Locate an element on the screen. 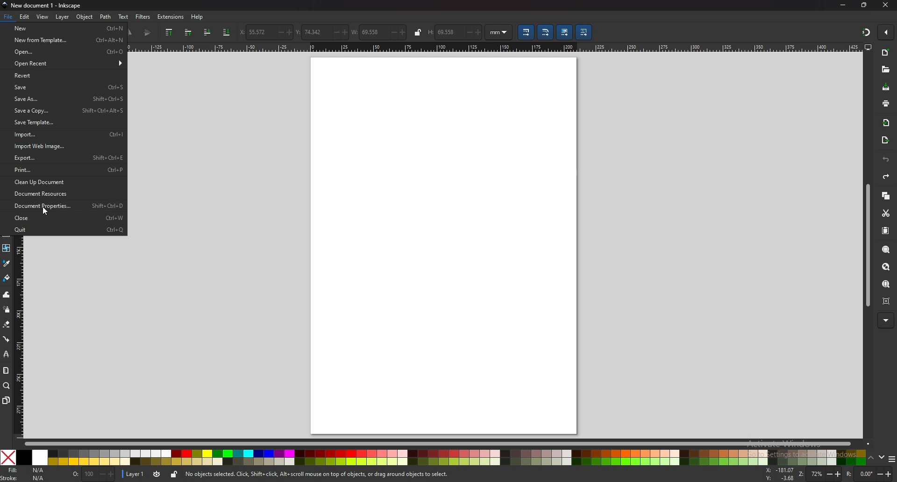 The height and width of the screenshot is (482, 897). Layer is located at coordinates (63, 18).